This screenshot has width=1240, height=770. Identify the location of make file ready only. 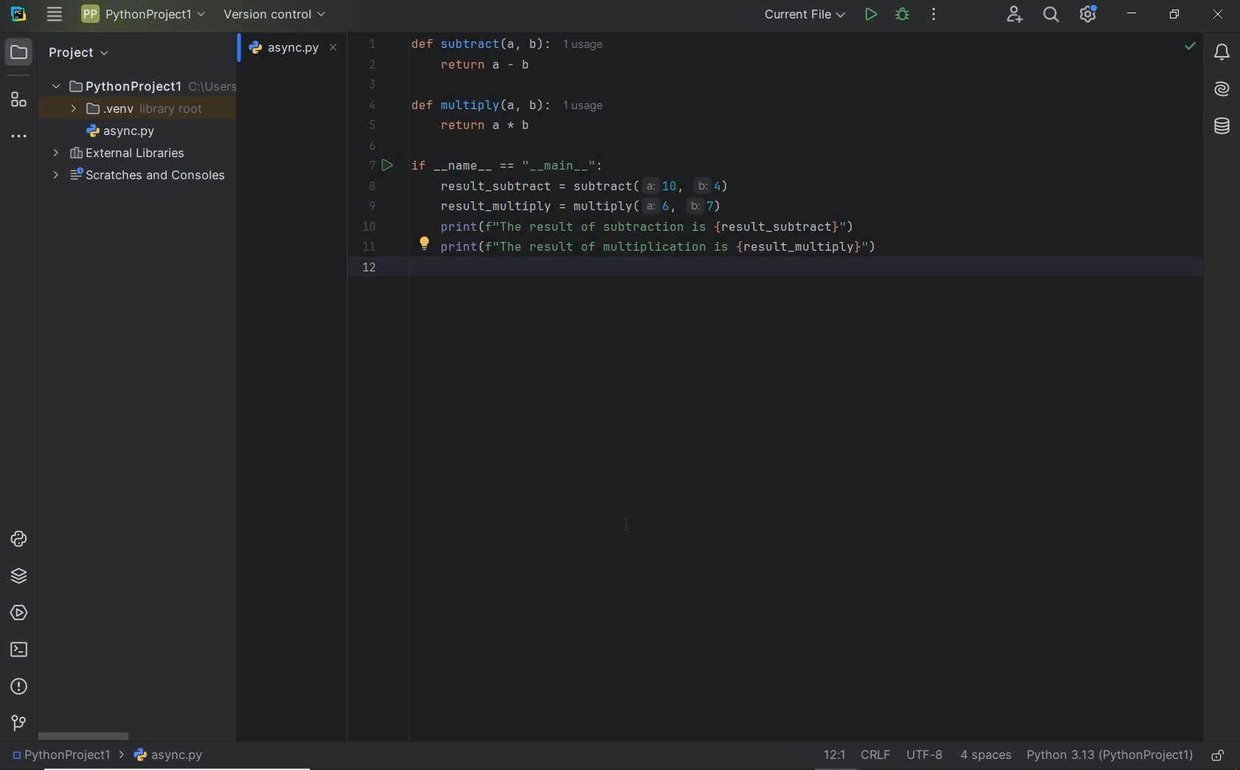
(1218, 757).